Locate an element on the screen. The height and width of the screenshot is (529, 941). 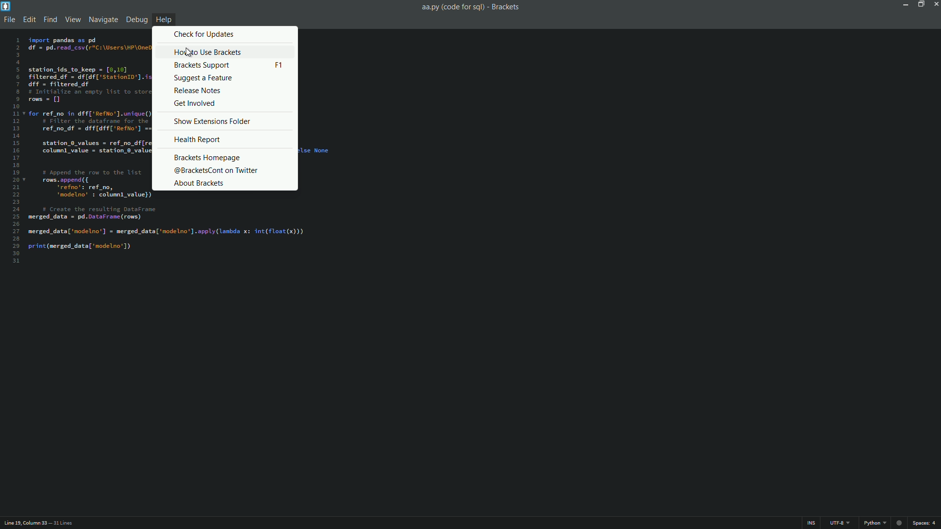
brackets homepage is located at coordinates (207, 158).